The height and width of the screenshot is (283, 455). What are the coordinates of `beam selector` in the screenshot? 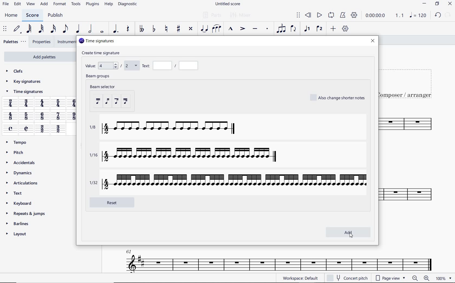 It's located at (121, 98).